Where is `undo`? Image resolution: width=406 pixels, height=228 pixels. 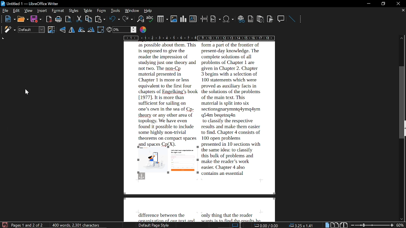 undo is located at coordinates (114, 19).